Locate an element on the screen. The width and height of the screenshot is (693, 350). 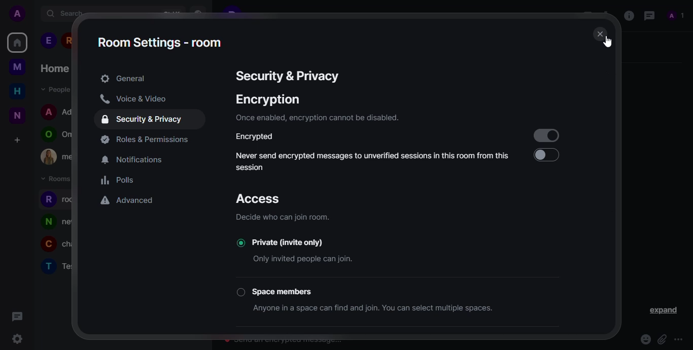
Soace members button is located at coordinates (278, 292).